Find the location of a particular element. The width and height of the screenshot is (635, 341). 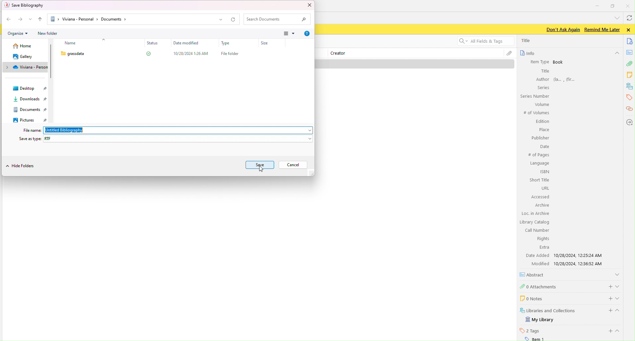

Organize is located at coordinates (19, 34).